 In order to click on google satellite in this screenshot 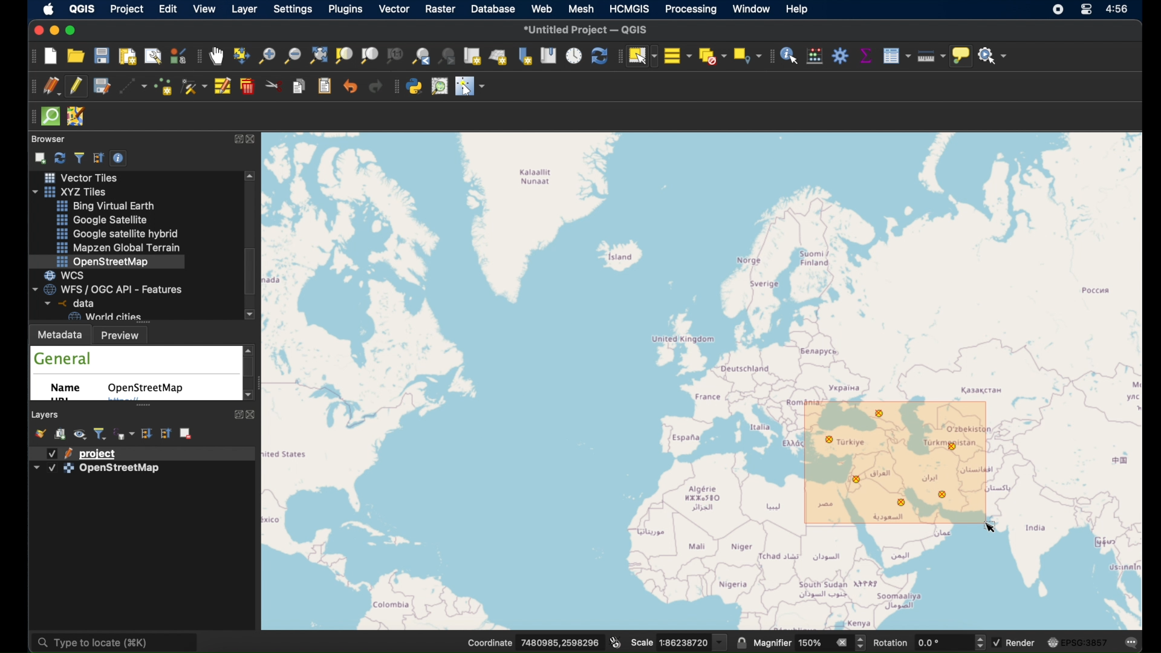, I will do `click(102, 220)`.